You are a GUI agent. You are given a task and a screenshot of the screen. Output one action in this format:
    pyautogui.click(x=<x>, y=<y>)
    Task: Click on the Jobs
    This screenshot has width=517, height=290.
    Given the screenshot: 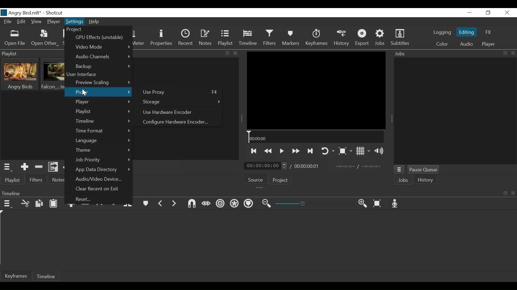 What is the action you would take?
    pyautogui.click(x=381, y=38)
    